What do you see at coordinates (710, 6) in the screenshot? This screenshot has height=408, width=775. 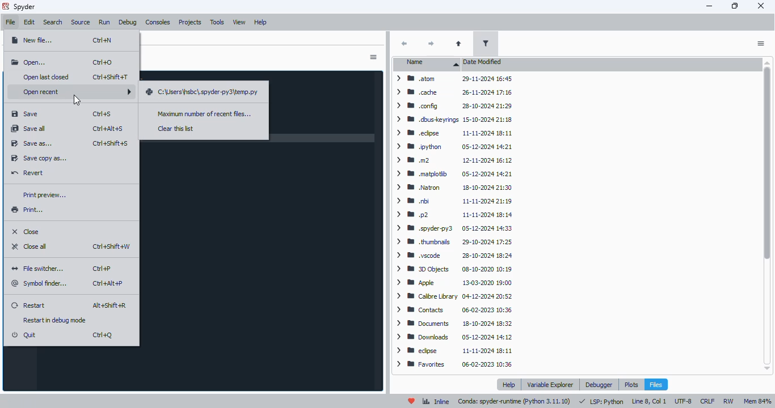 I see `minimize` at bounding box center [710, 6].